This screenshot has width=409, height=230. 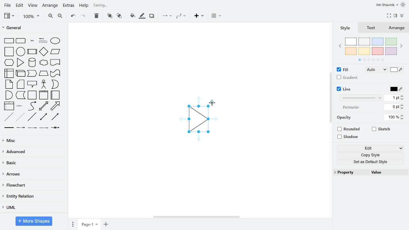 What do you see at coordinates (33, 185) in the screenshot?
I see `flowchart` at bounding box center [33, 185].